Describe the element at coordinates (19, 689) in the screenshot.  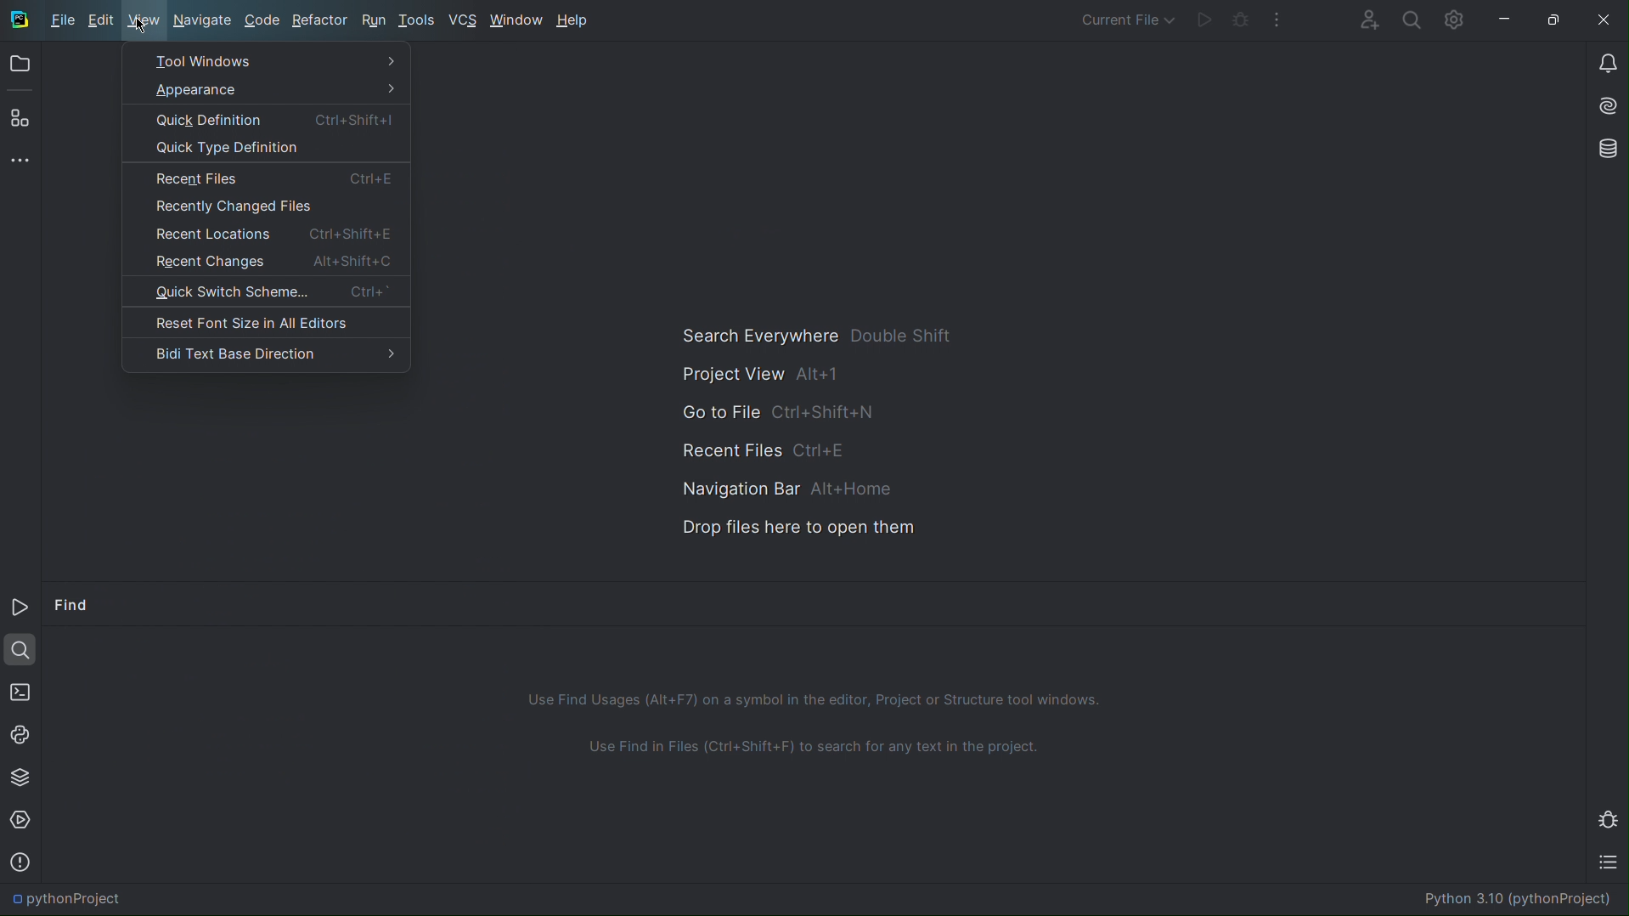
I see `Terminal` at that location.